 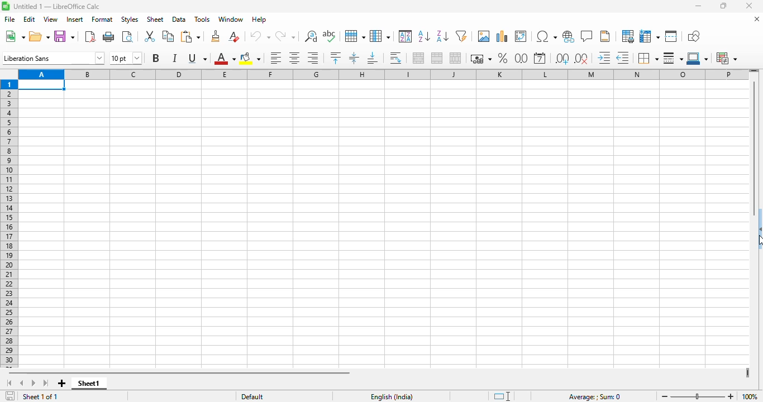 I want to click on close, so click(x=749, y=6).